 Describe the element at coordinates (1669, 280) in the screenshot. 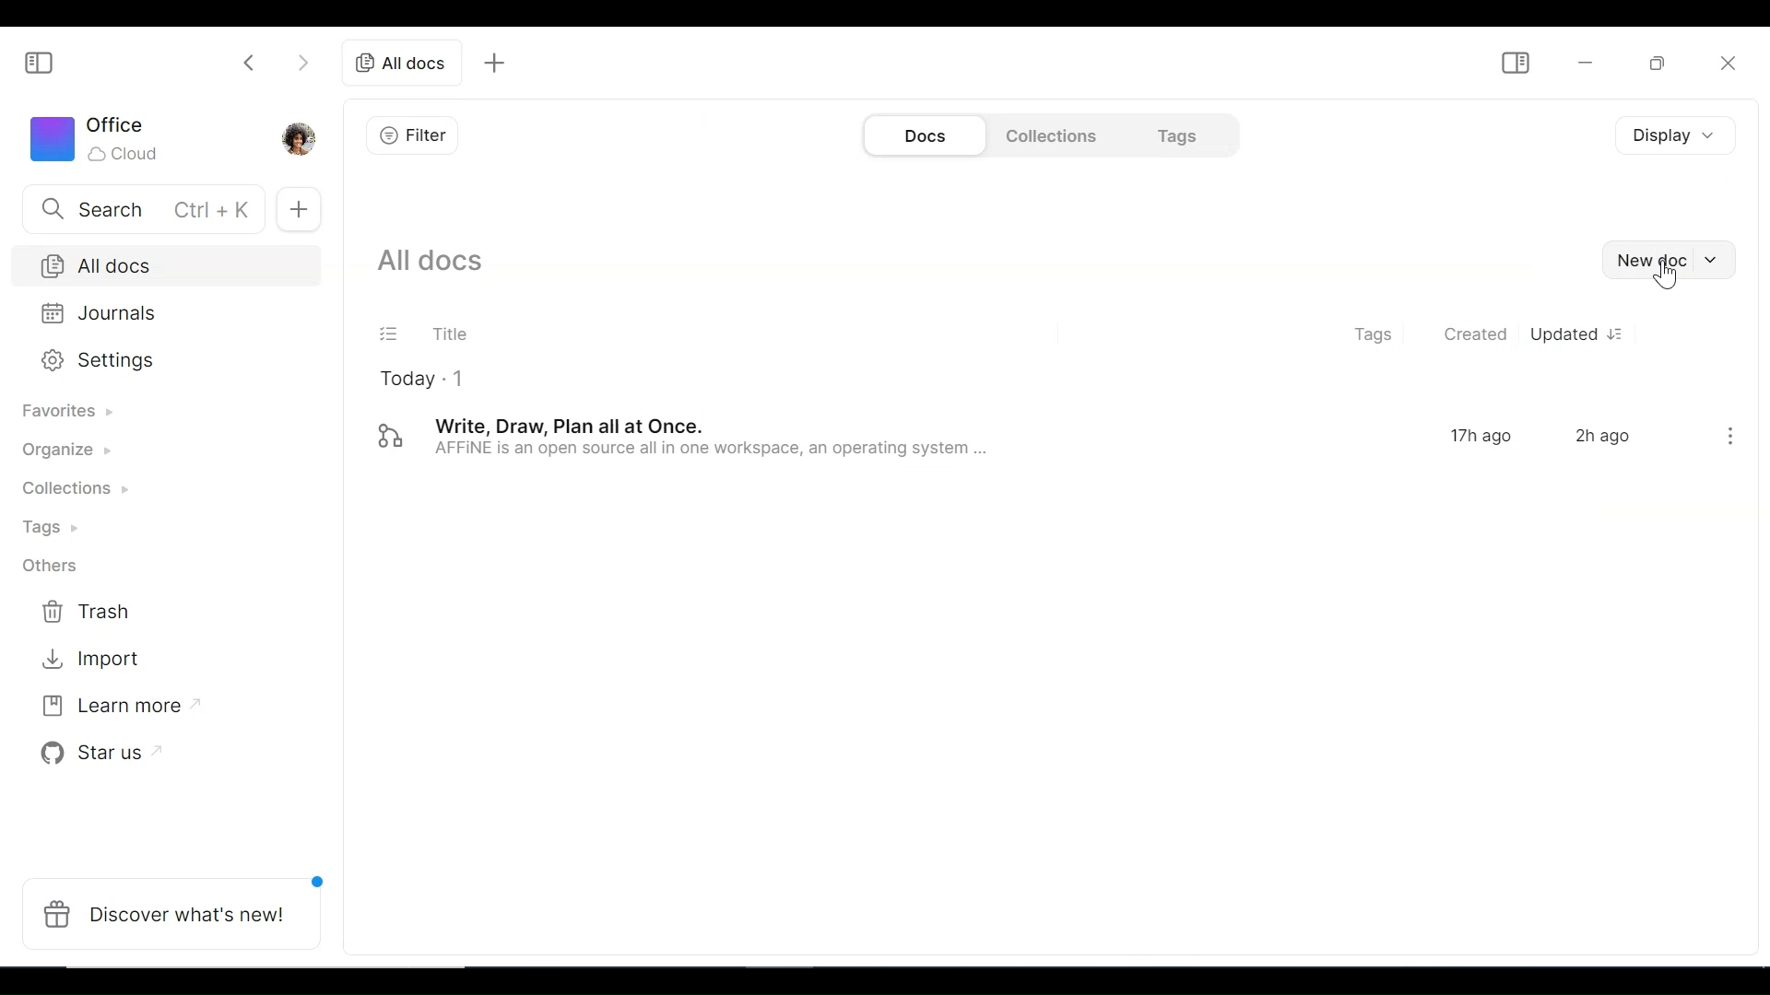

I see `cursor` at that location.